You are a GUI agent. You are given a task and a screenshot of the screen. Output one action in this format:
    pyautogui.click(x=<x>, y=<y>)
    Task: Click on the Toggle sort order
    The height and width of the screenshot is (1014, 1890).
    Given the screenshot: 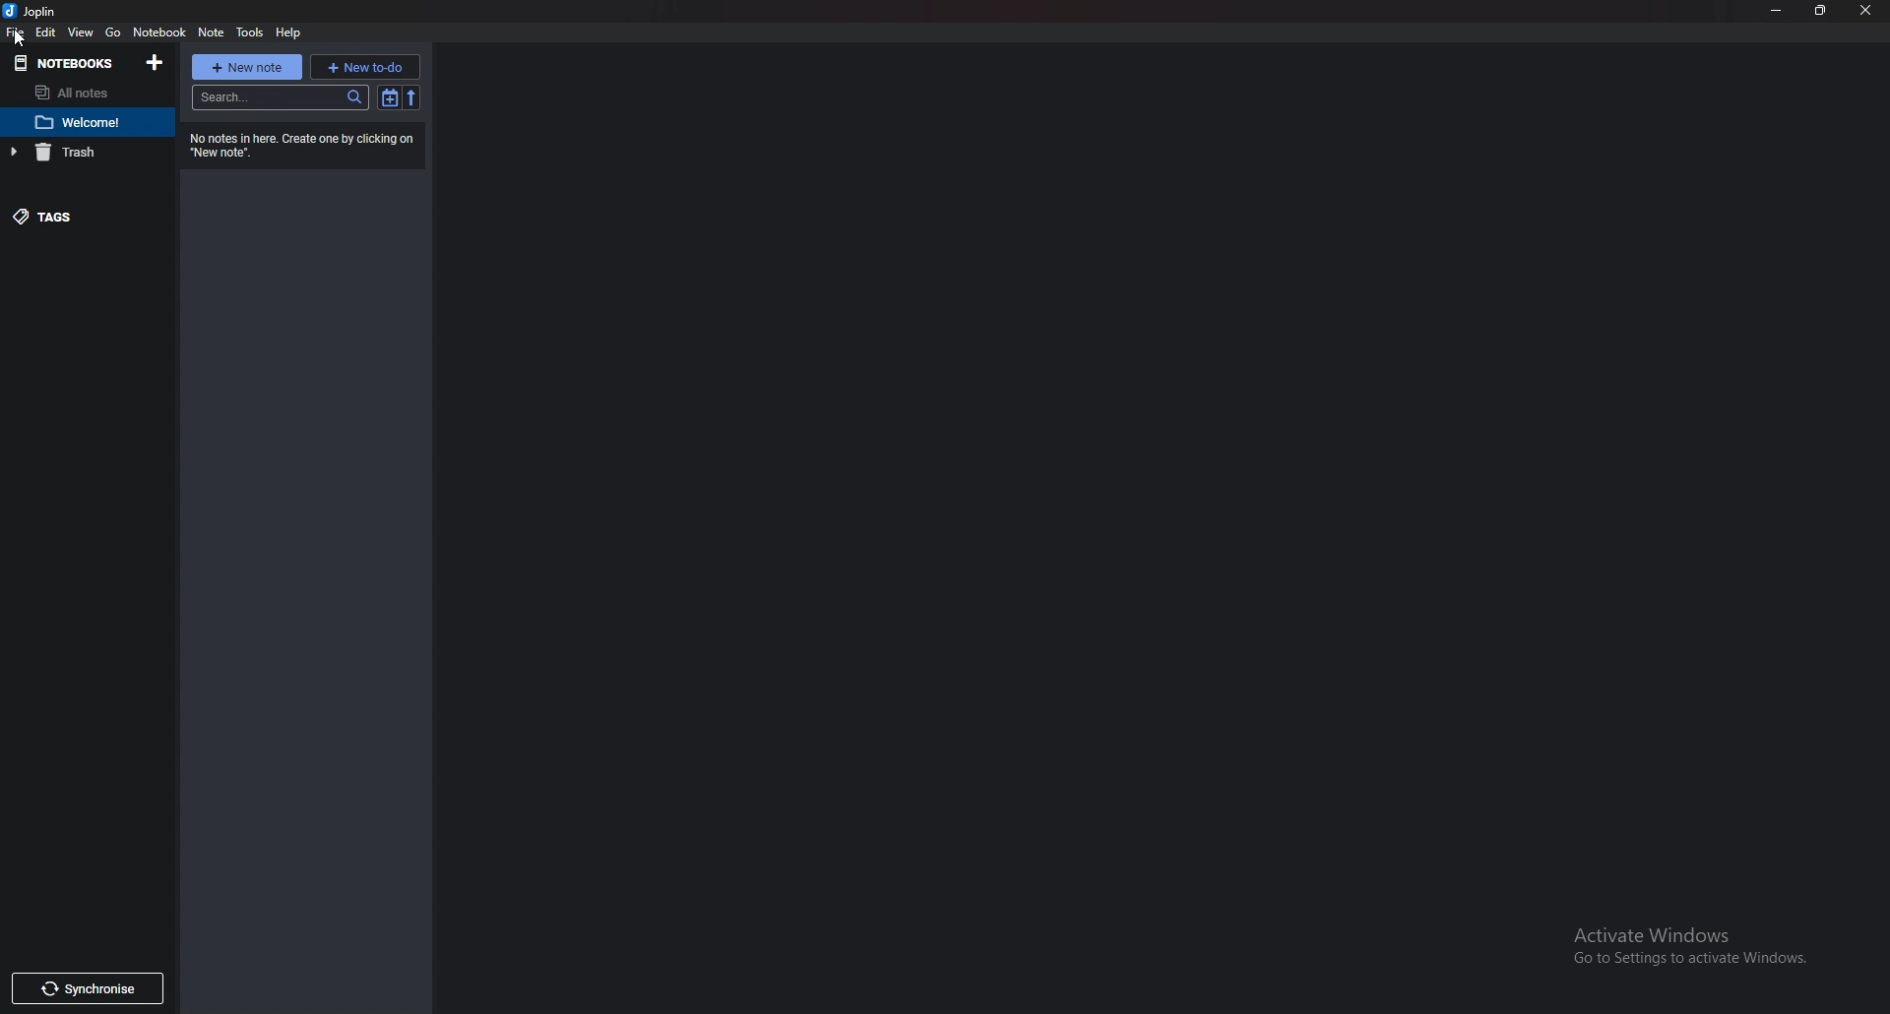 What is the action you would take?
    pyautogui.click(x=391, y=97)
    